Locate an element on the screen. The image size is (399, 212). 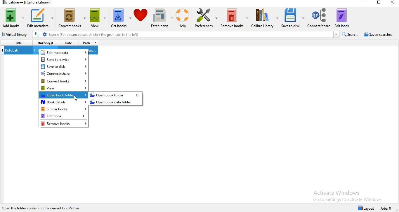
layout is located at coordinates (365, 208).